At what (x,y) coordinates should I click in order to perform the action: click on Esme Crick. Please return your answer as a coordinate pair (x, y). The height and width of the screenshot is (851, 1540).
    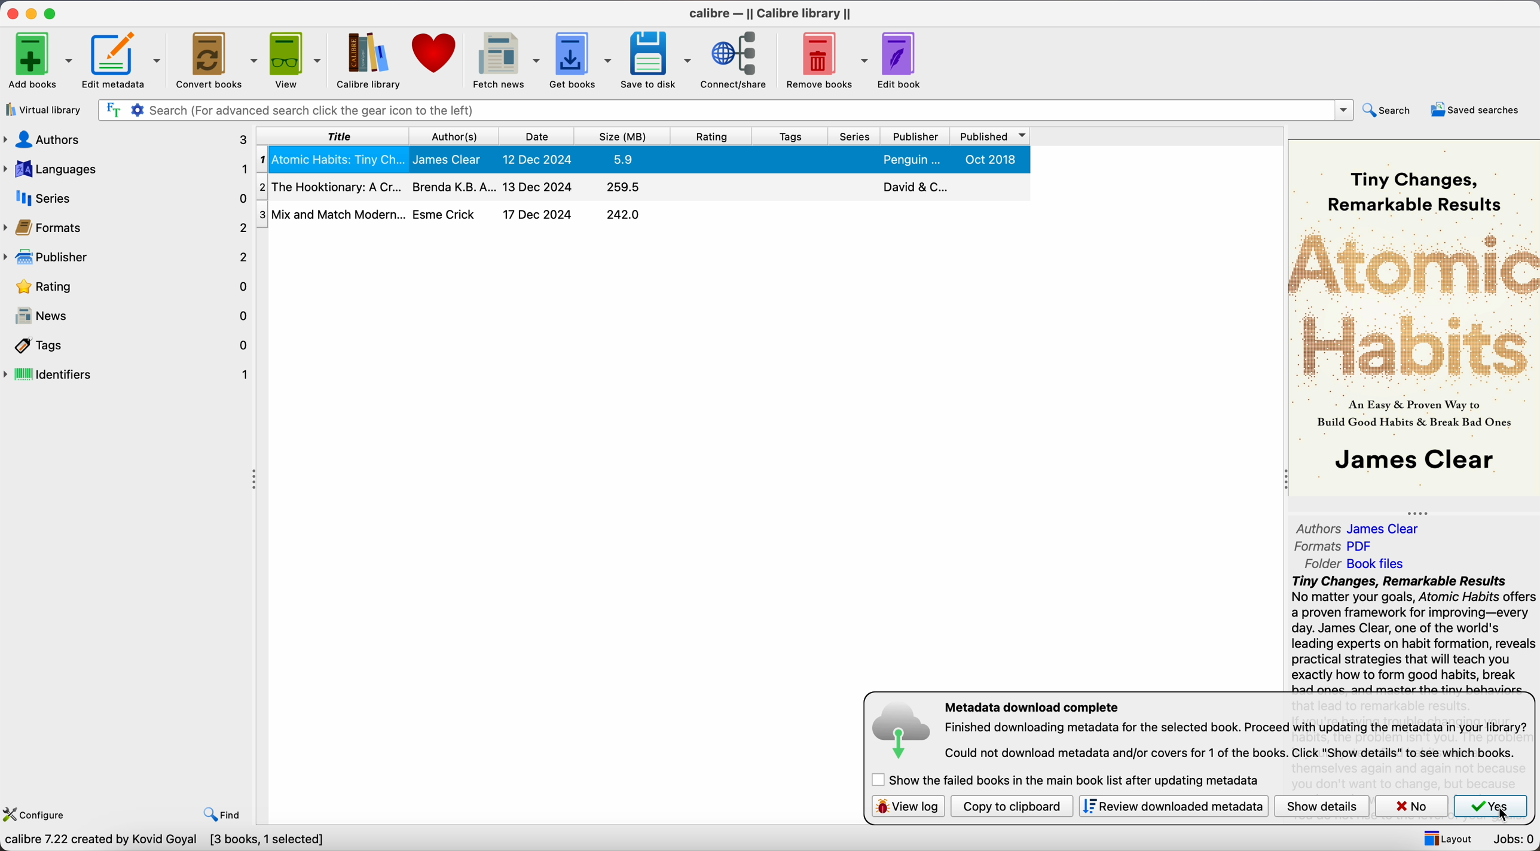
    Looking at the image, I should click on (446, 214).